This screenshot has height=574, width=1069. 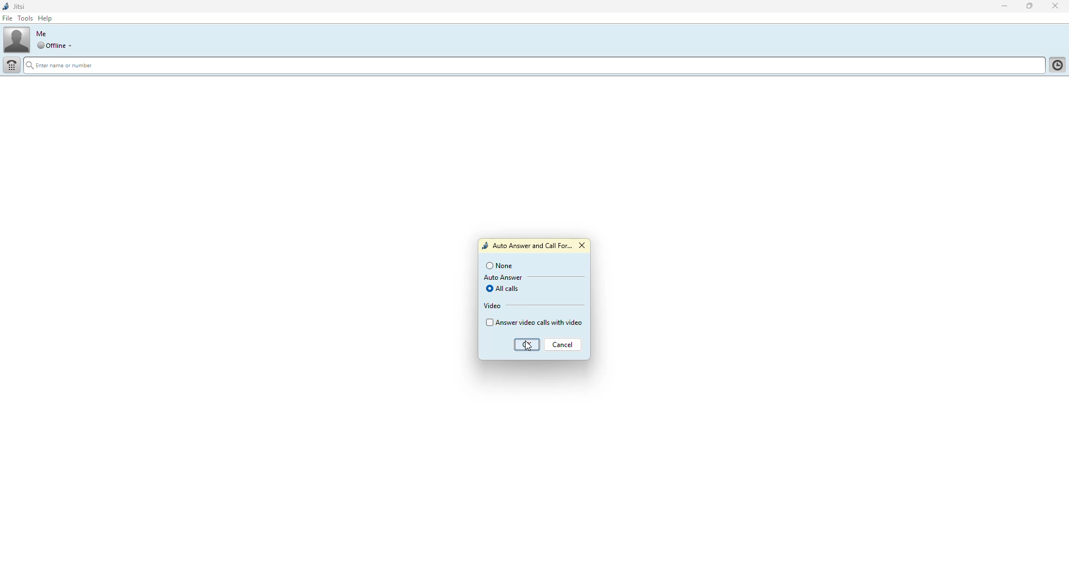 I want to click on close, so click(x=584, y=246).